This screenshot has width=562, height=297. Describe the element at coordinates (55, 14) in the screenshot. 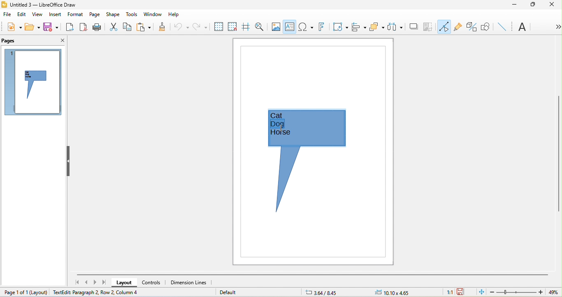

I see `insert` at that location.